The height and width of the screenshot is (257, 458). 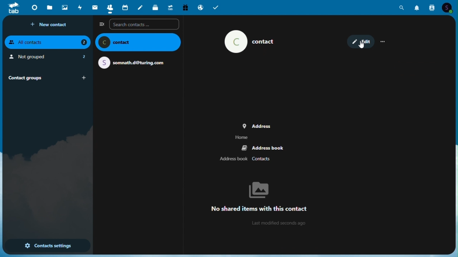 I want to click on home, so click(x=246, y=138).